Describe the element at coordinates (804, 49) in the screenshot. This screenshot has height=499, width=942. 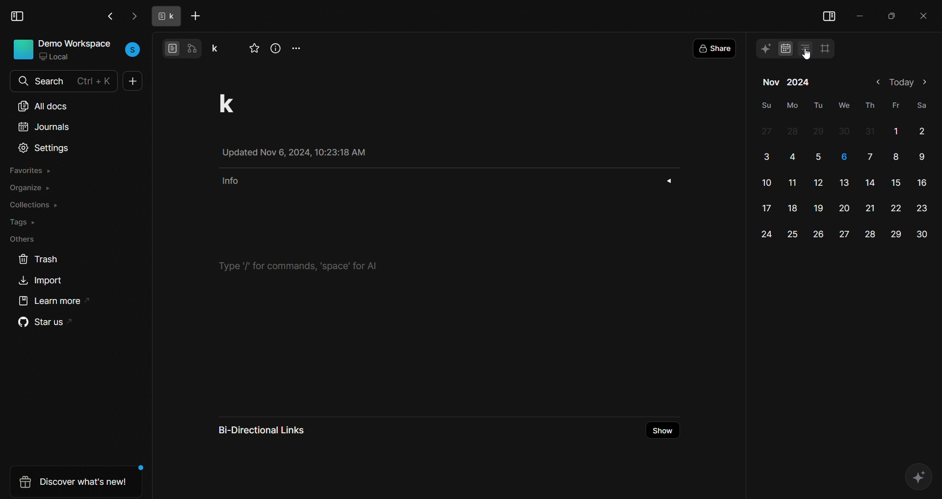
I see `table of contents` at that location.